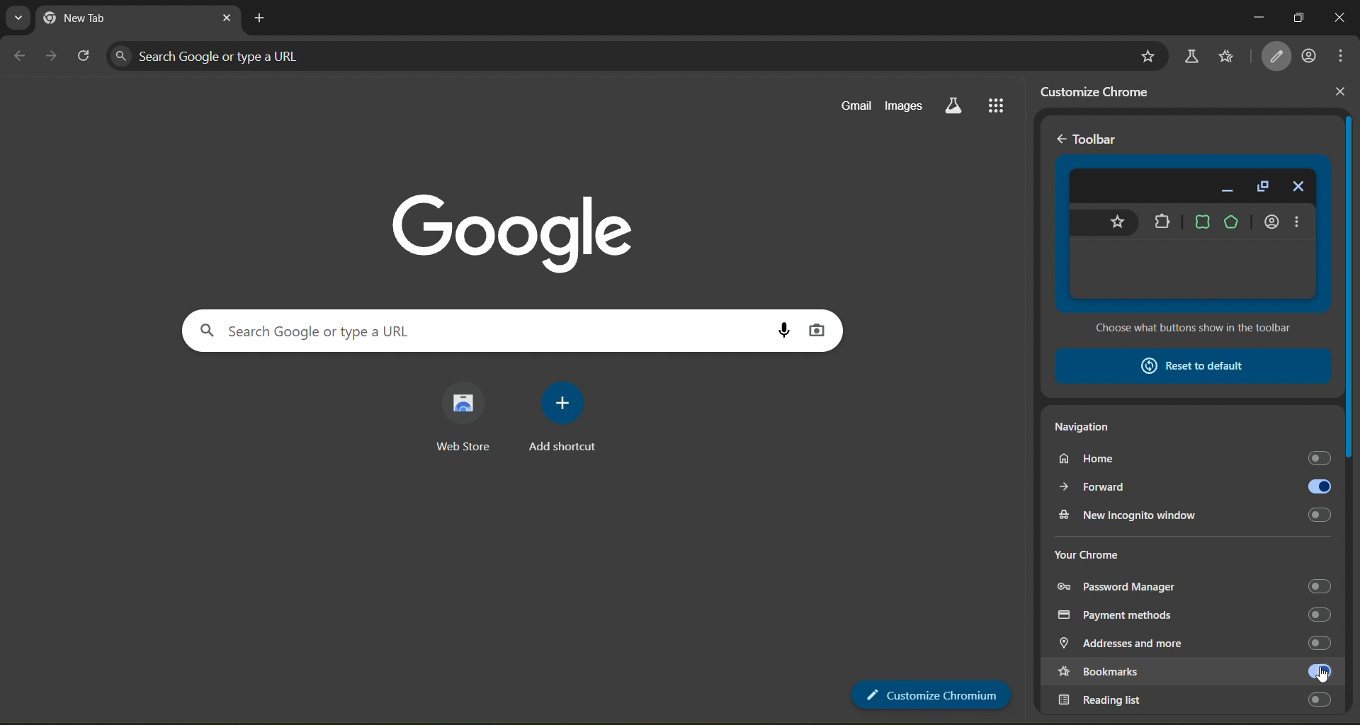 The image size is (1360, 725). Describe the element at coordinates (1149, 53) in the screenshot. I see `bookmark page` at that location.